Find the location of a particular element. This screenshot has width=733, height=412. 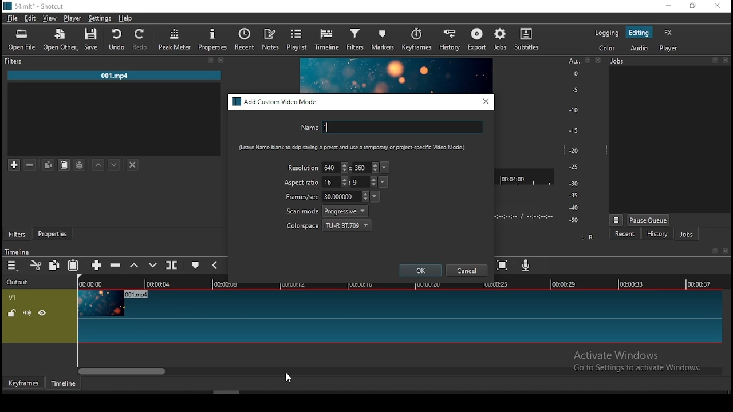

copy is located at coordinates (54, 264).